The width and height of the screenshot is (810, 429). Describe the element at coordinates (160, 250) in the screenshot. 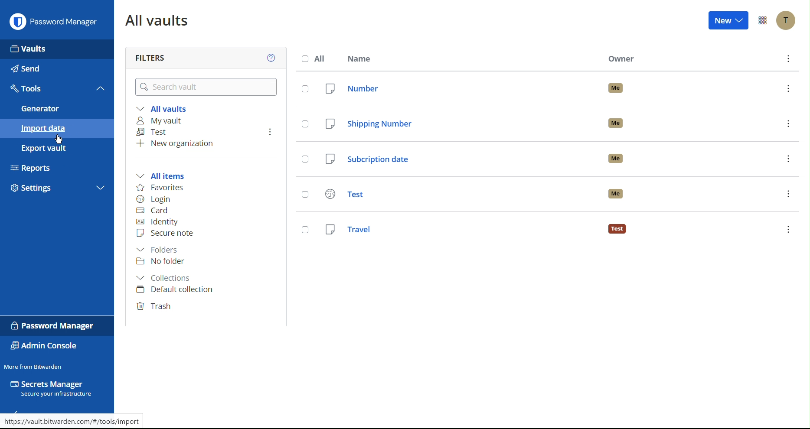

I see `Folders` at that location.